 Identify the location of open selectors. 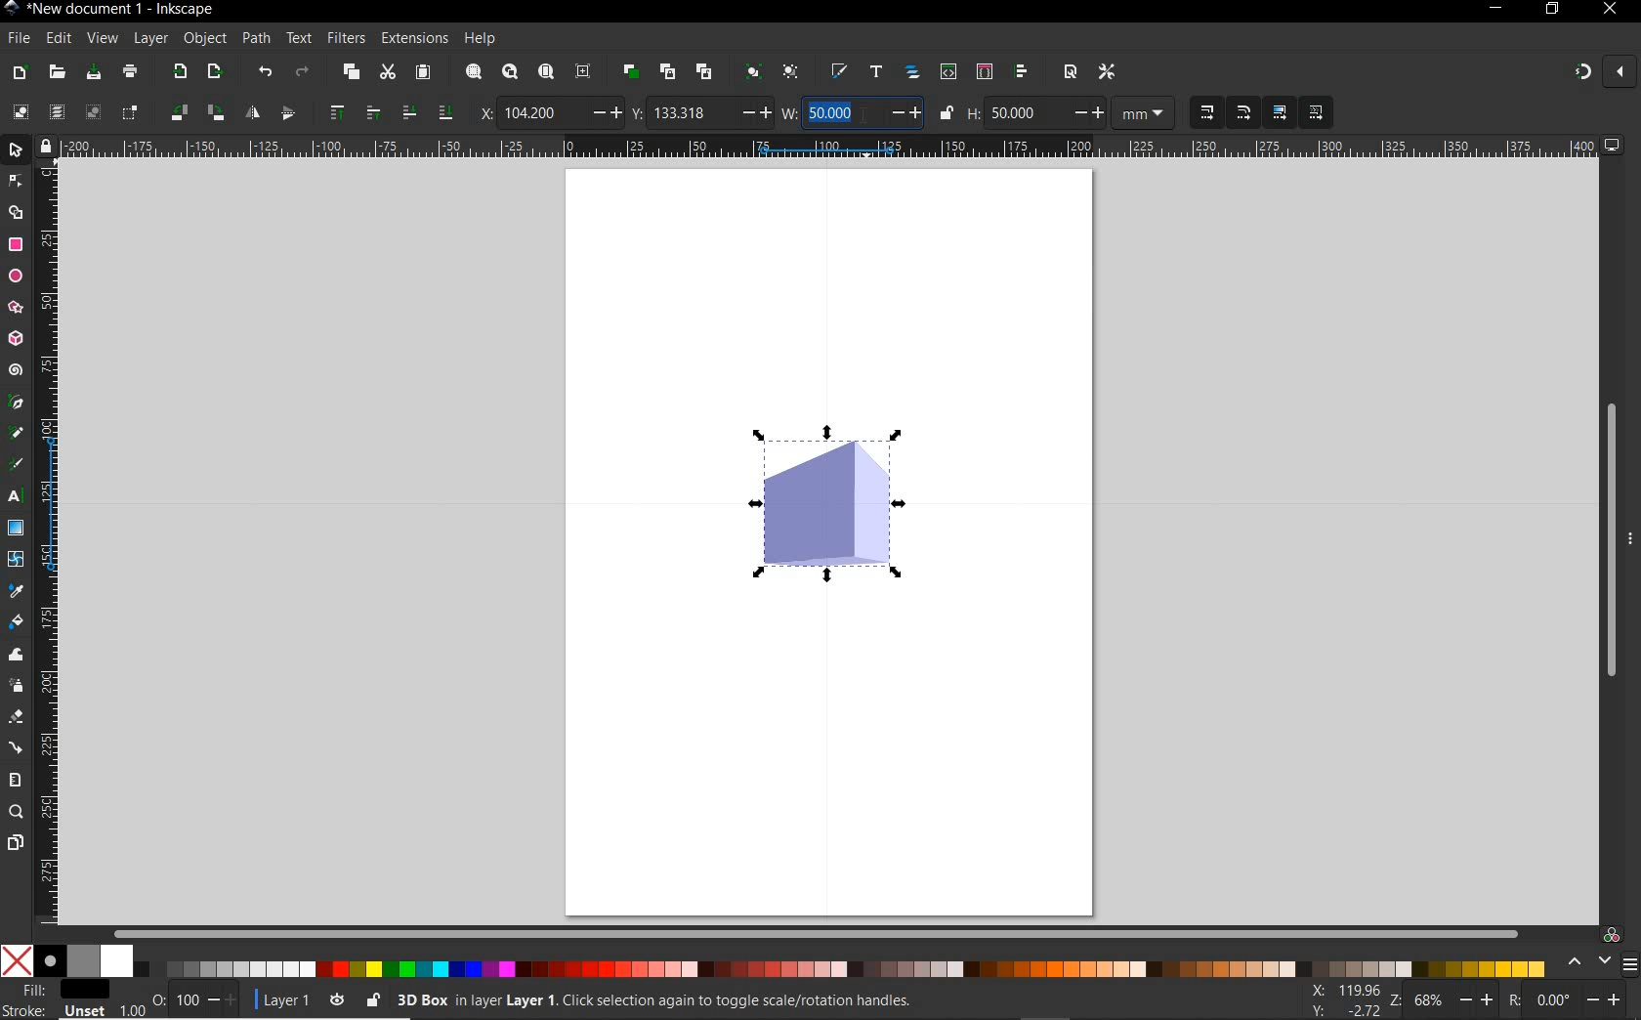
(984, 70).